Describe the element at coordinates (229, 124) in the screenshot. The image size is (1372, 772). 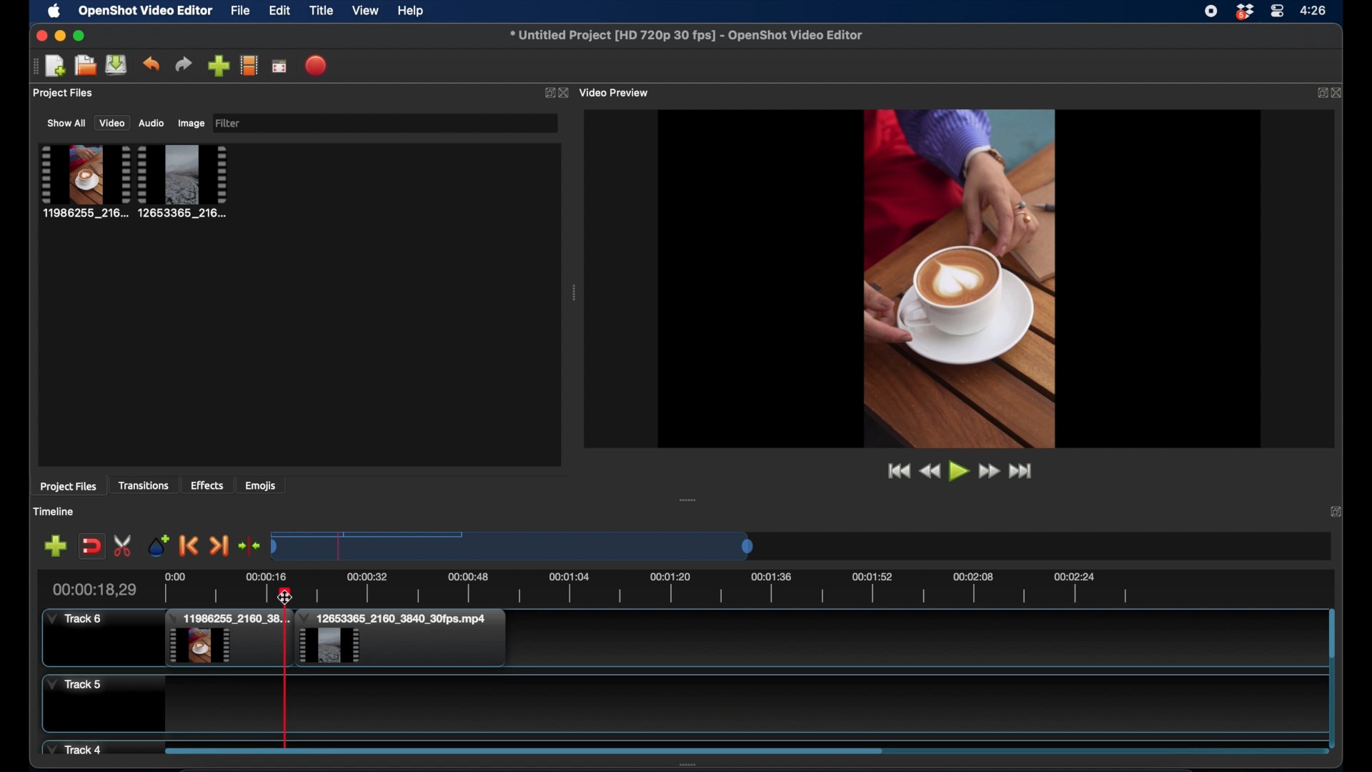
I see `filter` at that location.